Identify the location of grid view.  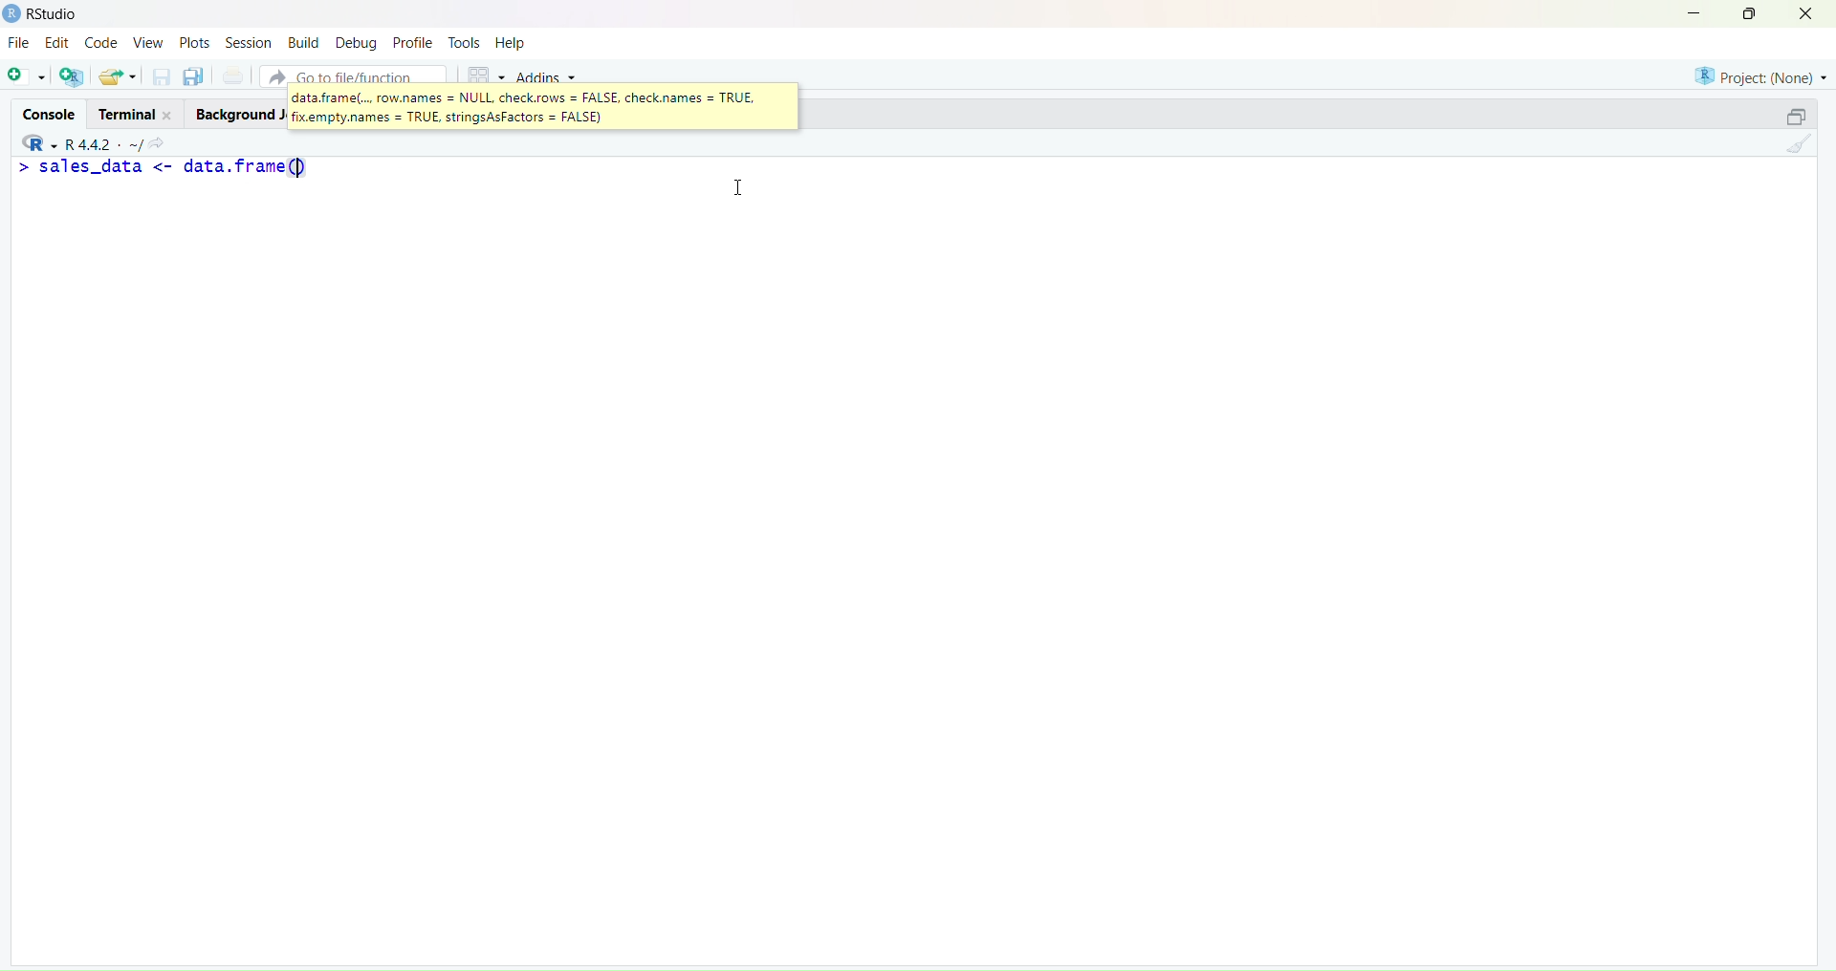
(480, 73).